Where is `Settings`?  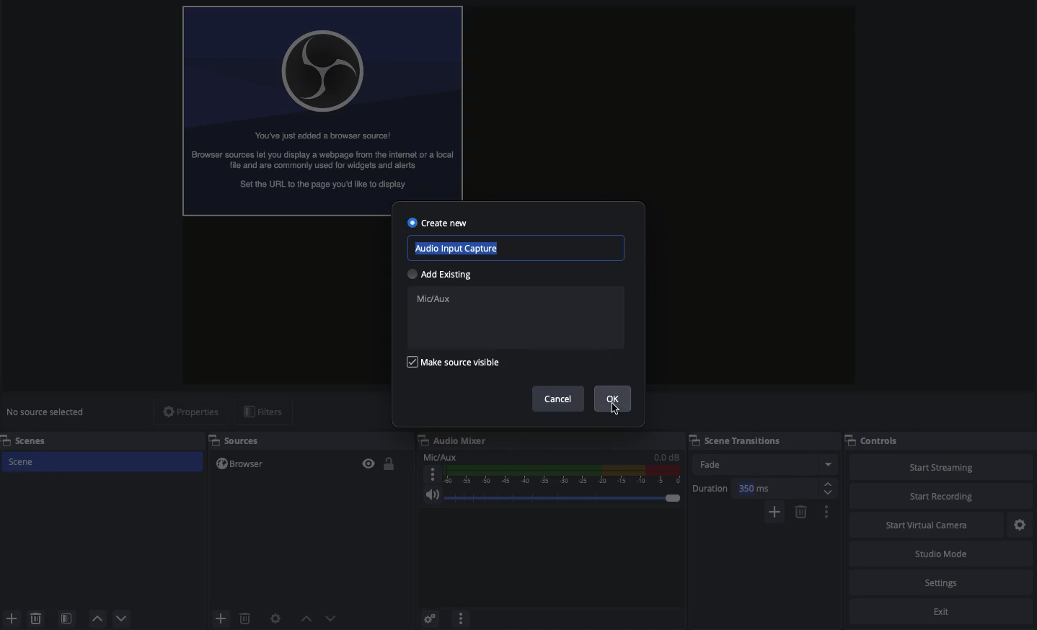 Settings is located at coordinates (942, 583).